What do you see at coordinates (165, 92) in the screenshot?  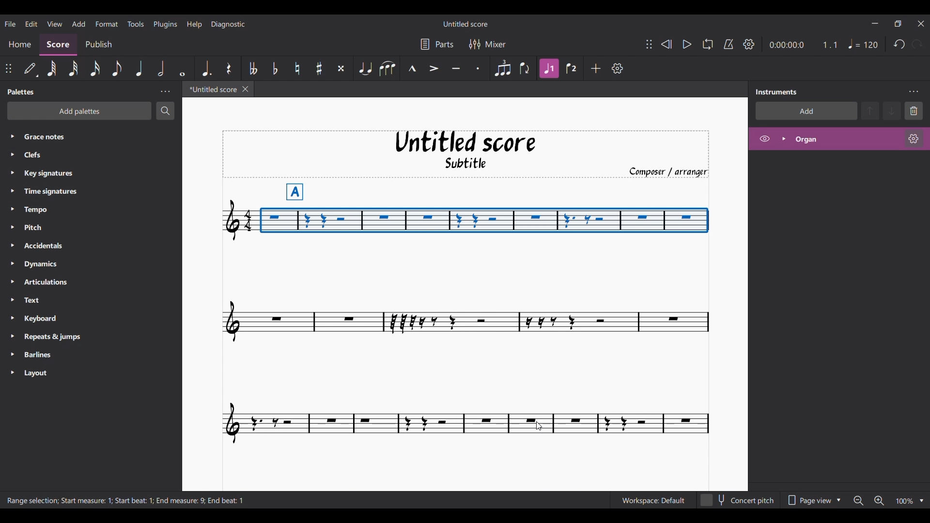 I see `Panel settings` at bounding box center [165, 92].